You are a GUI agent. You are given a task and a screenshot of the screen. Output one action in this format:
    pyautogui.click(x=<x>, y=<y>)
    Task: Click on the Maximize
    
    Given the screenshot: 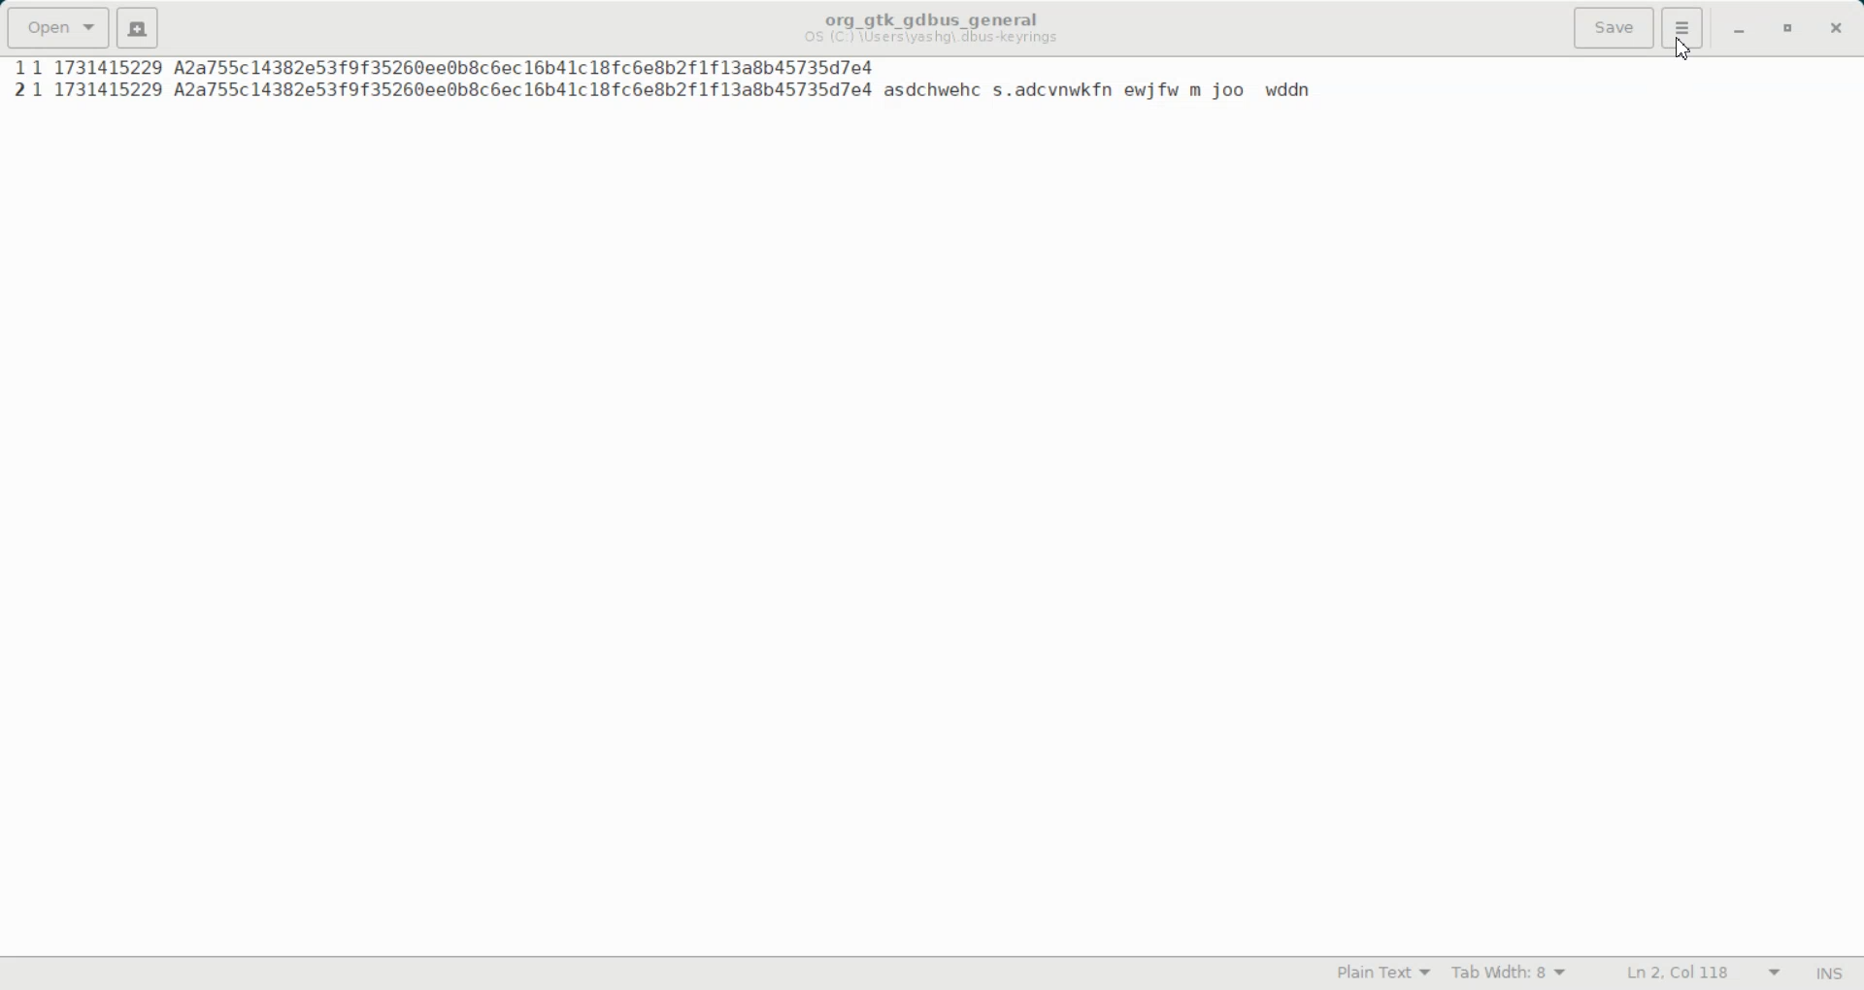 What is the action you would take?
    pyautogui.click(x=1788, y=30)
    